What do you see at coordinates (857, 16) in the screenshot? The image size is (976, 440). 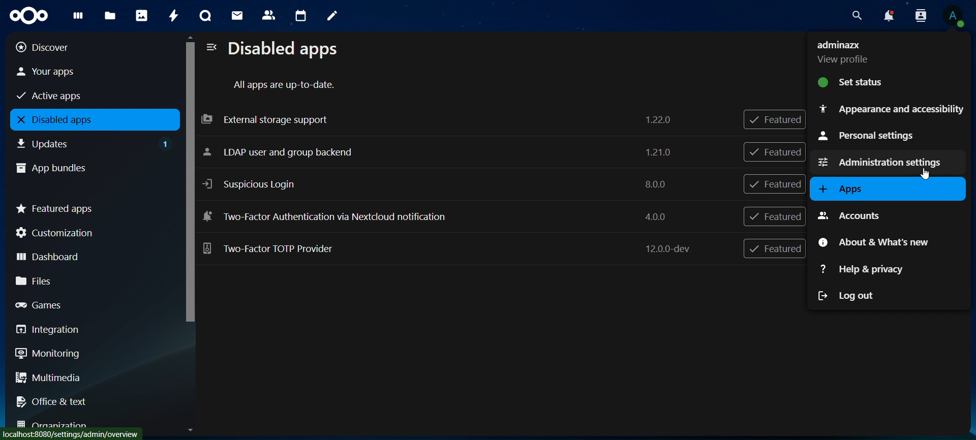 I see `search` at bounding box center [857, 16].